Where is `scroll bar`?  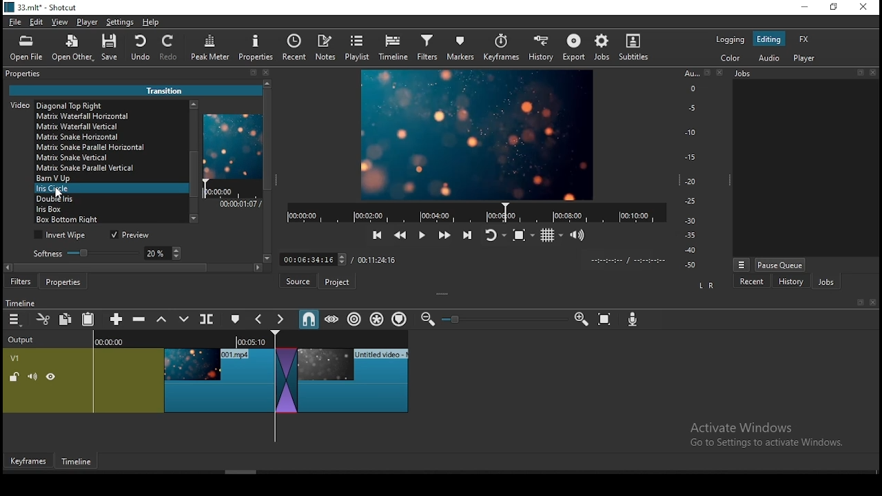
scroll bar is located at coordinates (139, 269).